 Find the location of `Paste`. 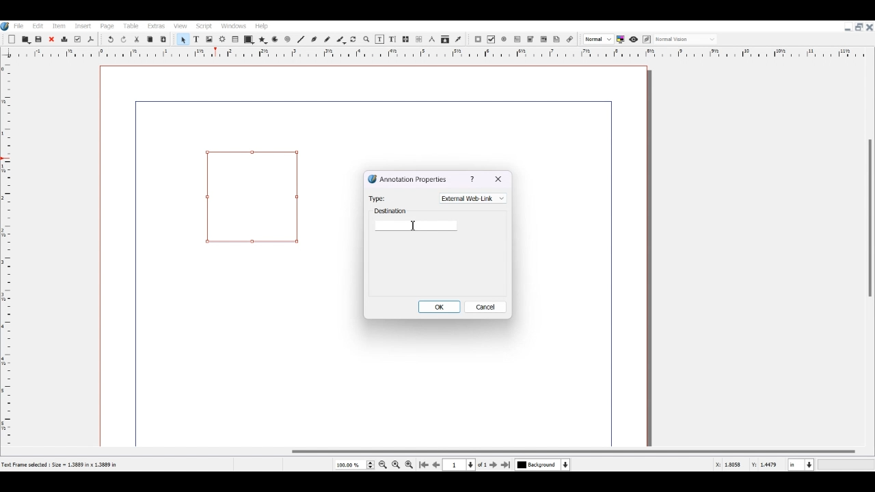

Paste is located at coordinates (163, 39).